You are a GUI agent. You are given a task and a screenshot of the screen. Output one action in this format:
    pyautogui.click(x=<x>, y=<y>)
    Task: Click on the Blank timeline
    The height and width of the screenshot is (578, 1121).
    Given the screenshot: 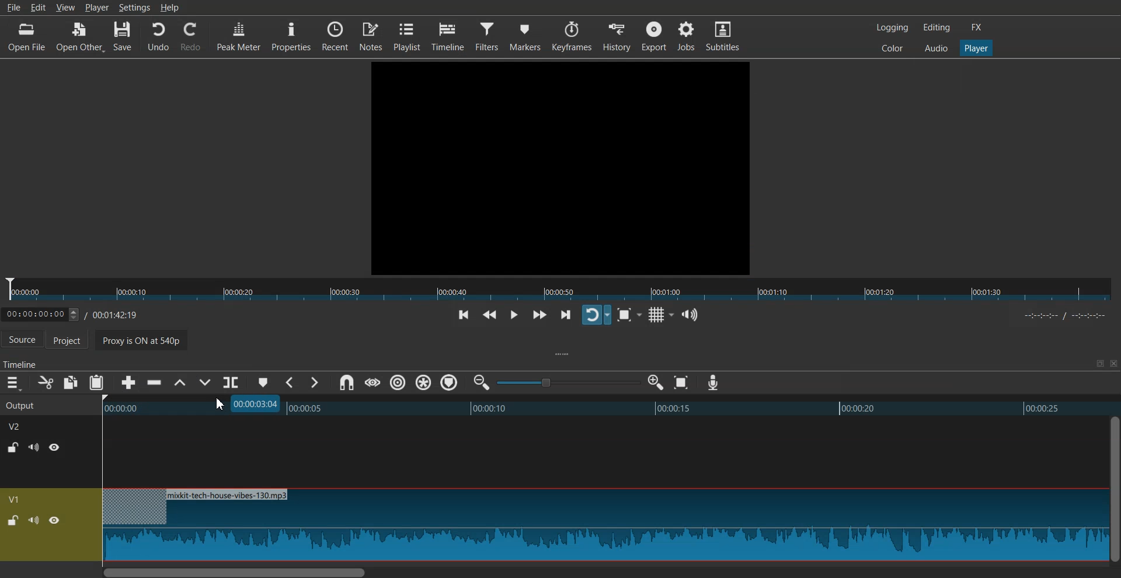 What is the action you would take?
    pyautogui.click(x=603, y=452)
    